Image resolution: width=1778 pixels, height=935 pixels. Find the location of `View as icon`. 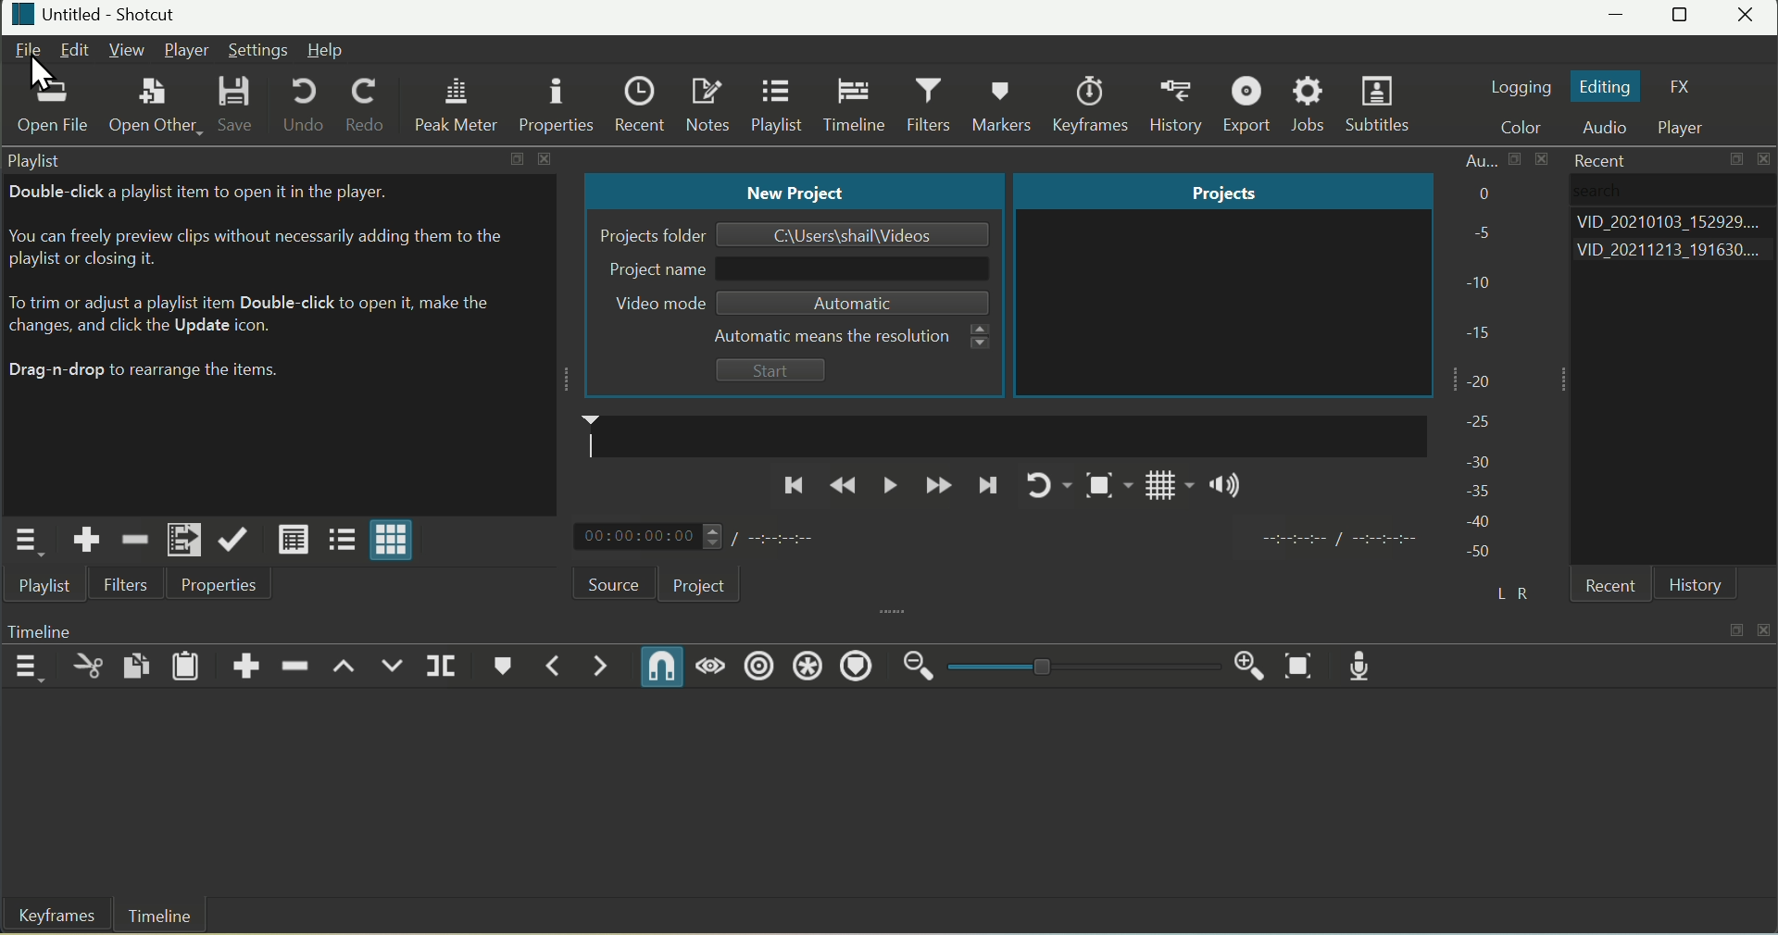

View as icon is located at coordinates (394, 542).